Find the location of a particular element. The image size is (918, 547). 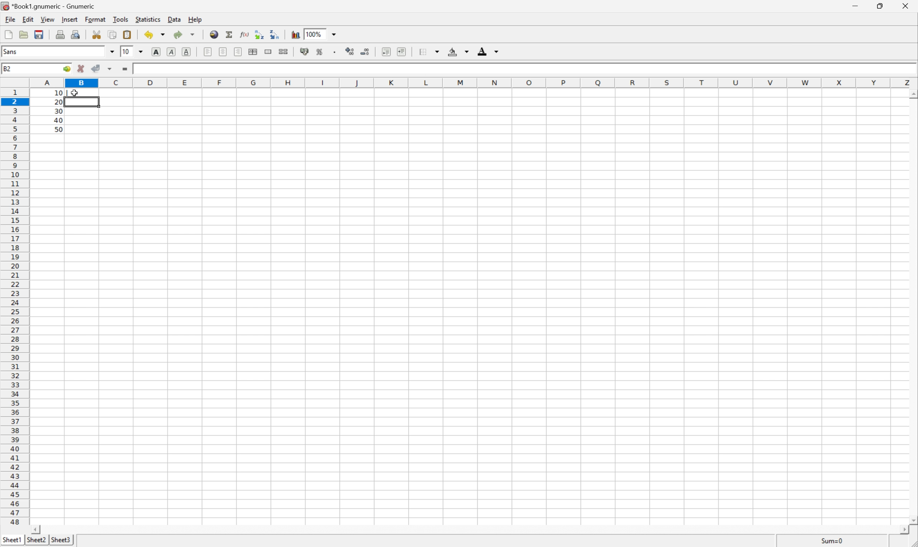

Italic is located at coordinates (172, 51).